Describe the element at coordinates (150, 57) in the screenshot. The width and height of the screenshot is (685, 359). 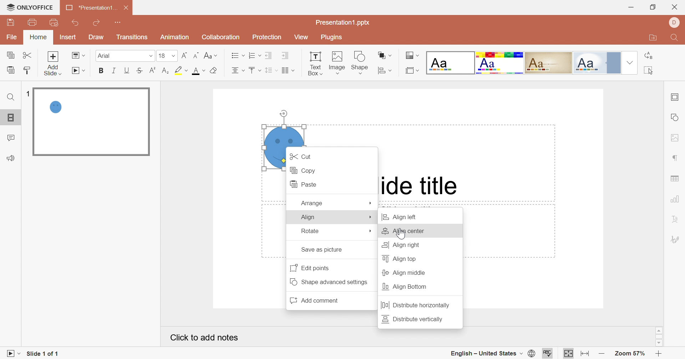
I see `Drop Down` at that location.